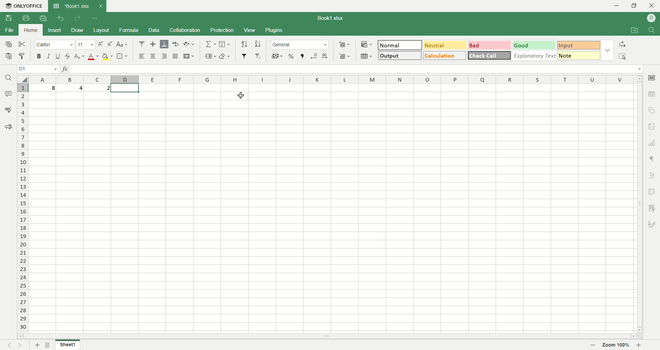 The height and width of the screenshot is (350, 660). I want to click on next, so click(19, 345).